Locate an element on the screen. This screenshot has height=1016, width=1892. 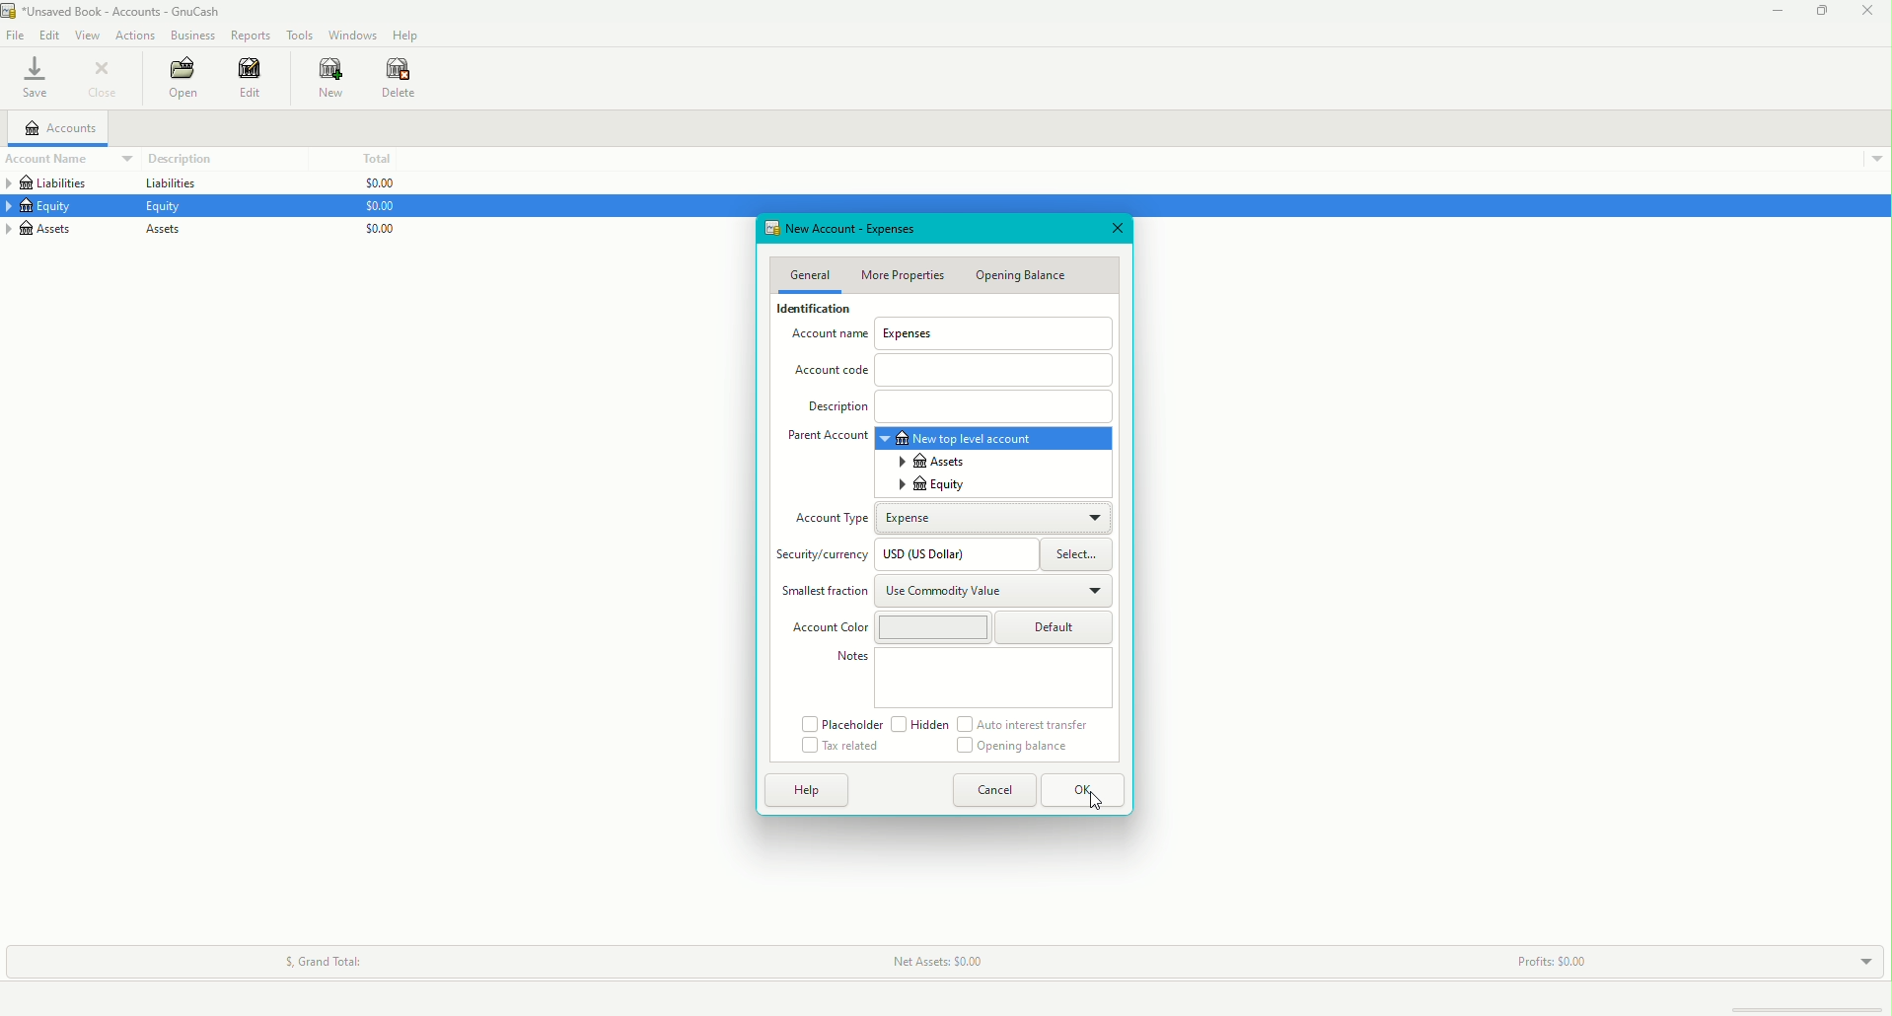
Grand Total is located at coordinates (322, 958).